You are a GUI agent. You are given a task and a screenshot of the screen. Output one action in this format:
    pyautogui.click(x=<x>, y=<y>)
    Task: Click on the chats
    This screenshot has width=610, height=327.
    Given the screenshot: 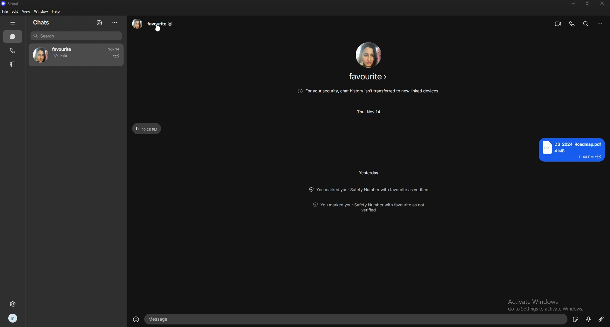 What is the action you would take?
    pyautogui.click(x=13, y=37)
    